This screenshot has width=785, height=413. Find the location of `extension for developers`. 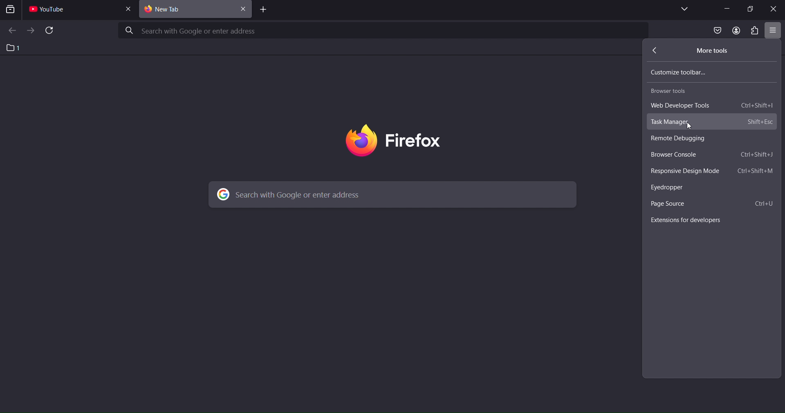

extension for developers is located at coordinates (694, 219).